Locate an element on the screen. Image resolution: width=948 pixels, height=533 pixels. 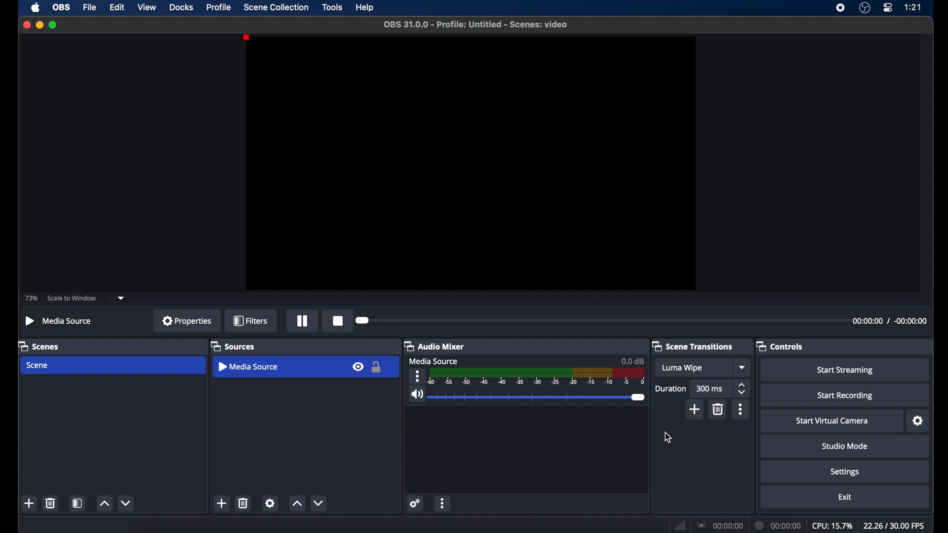
no source selected is located at coordinates (60, 320).